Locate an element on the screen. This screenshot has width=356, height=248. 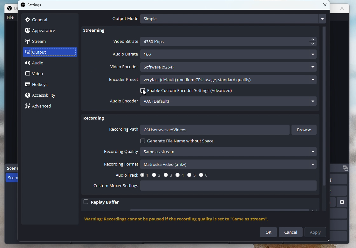
Generate file name without space is located at coordinates (177, 141).